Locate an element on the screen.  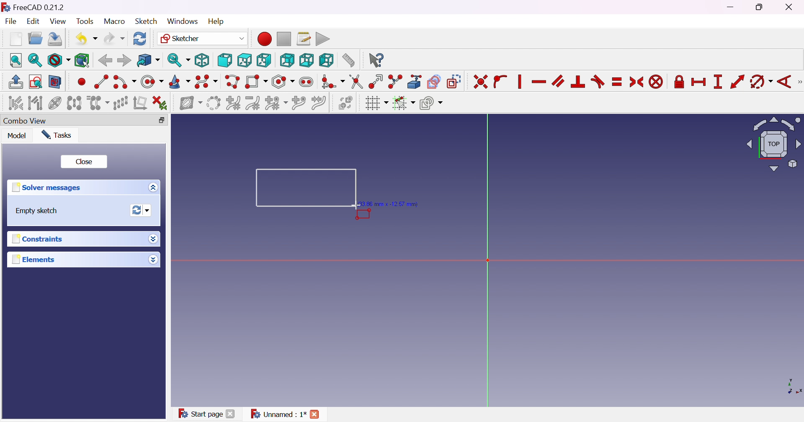
Constrain block is located at coordinates (656, 82).